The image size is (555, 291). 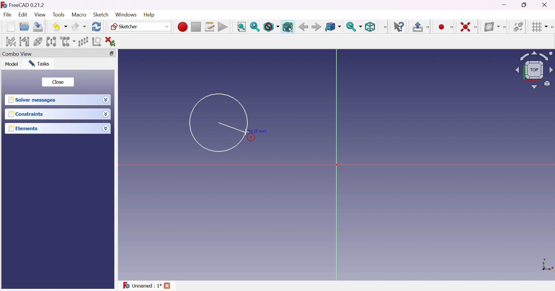 What do you see at coordinates (429, 26) in the screenshot?
I see `[Sketcher edit model]` at bounding box center [429, 26].